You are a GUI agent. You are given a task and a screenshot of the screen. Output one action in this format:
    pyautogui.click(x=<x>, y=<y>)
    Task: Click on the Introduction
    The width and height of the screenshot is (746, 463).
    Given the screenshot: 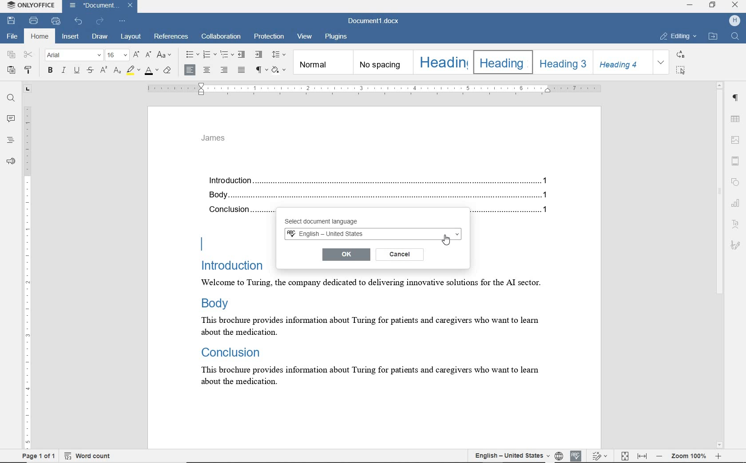 What is the action you would take?
    pyautogui.click(x=228, y=265)
    